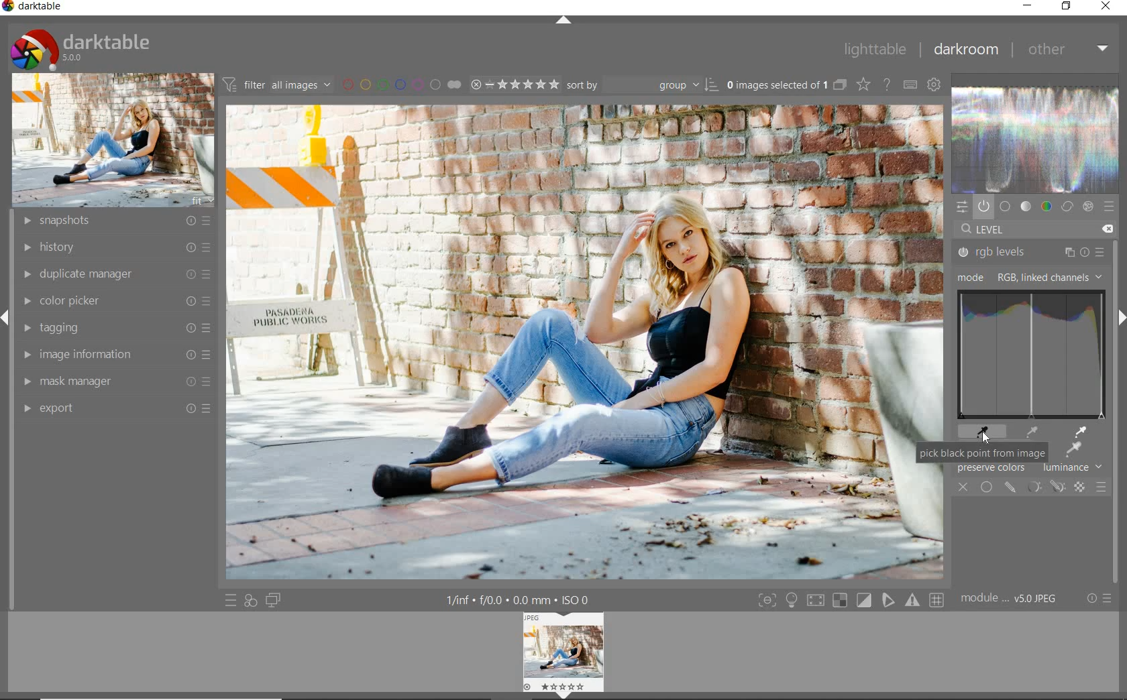  I want to click on display information, so click(529, 600).